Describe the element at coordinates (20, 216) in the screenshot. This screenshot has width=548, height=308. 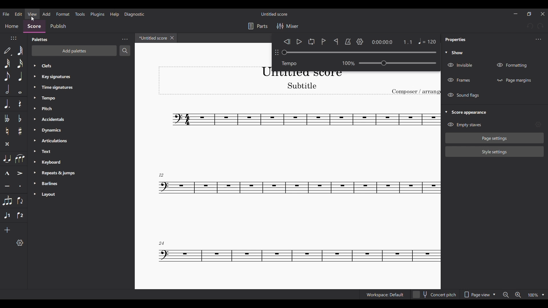
I see `Voice 2` at that location.